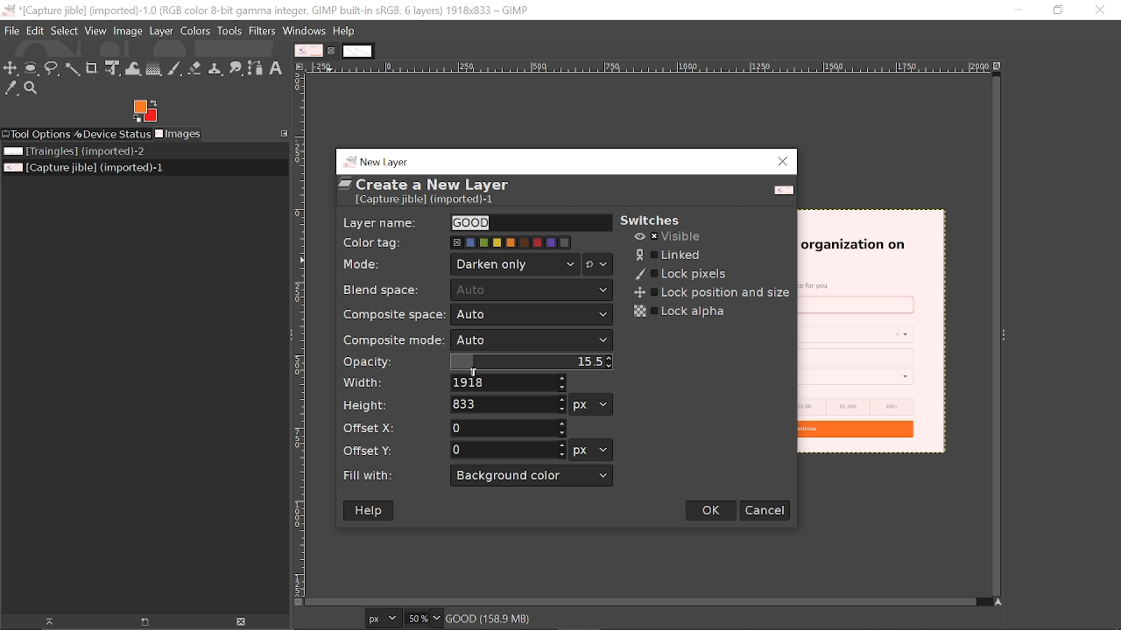  Describe the element at coordinates (508, 449) in the screenshot. I see `offset Y` at that location.